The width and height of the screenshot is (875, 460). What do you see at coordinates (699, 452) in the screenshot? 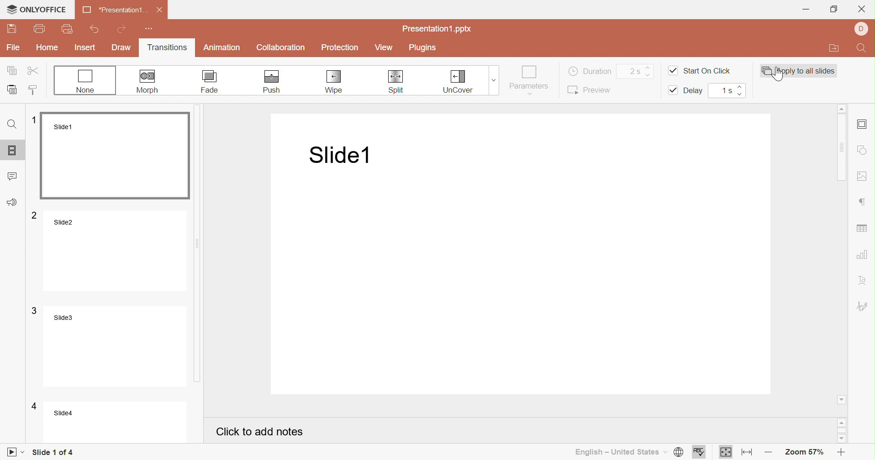
I see `Spell checking` at bounding box center [699, 452].